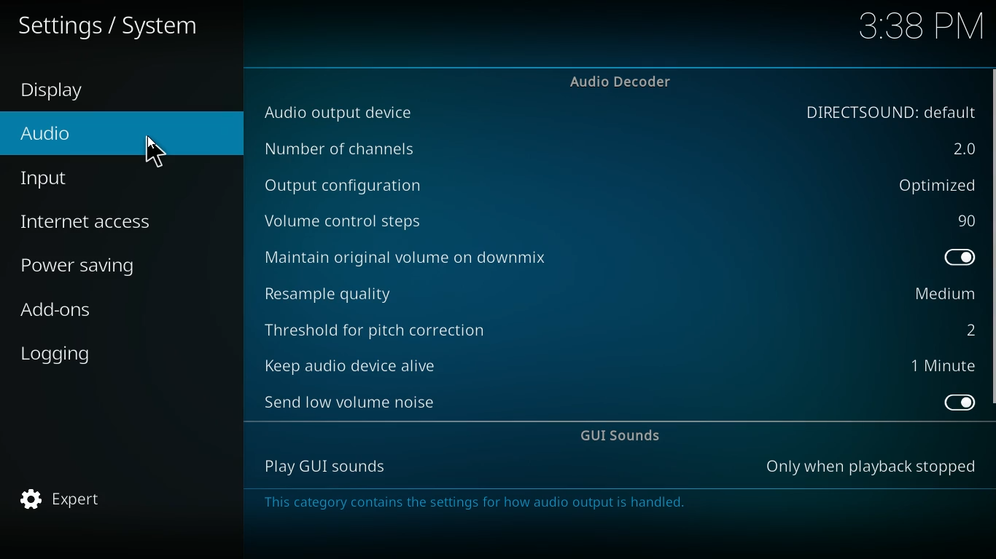  I want to click on number of channels, so click(356, 150).